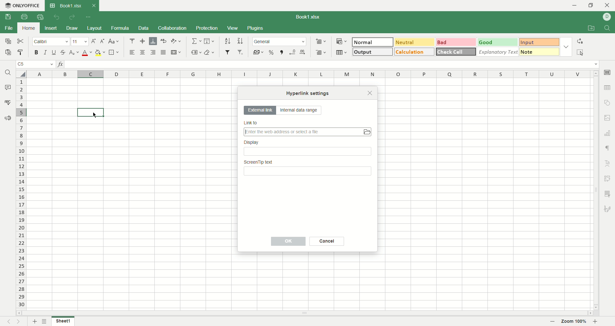 This screenshot has width=615, height=326. Describe the element at coordinates (340, 41) in the screenshot. I see `conditional formatting` at that location.